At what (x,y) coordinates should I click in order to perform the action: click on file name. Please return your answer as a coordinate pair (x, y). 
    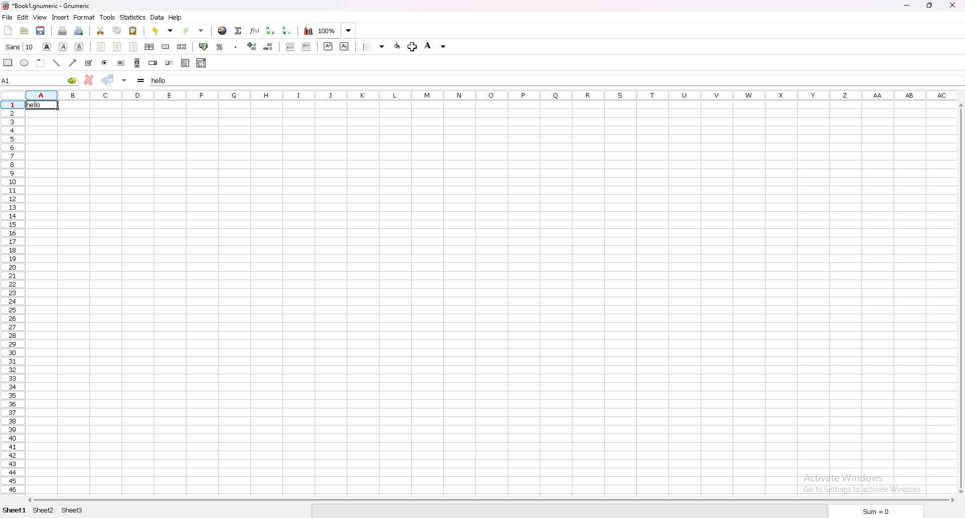
    Looking at the image, I should click on (48, 6).